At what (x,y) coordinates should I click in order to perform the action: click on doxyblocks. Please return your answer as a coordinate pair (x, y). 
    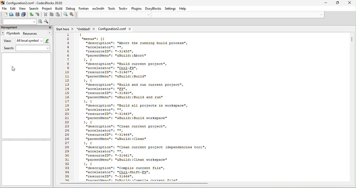
    Looking at the image, I should click on (153, 9).